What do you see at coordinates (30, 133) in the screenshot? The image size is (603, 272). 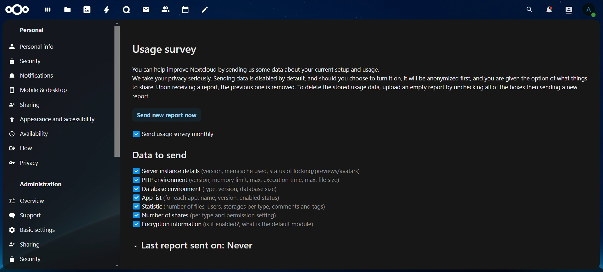 I see `Availability` at bounding box center [30, 133].